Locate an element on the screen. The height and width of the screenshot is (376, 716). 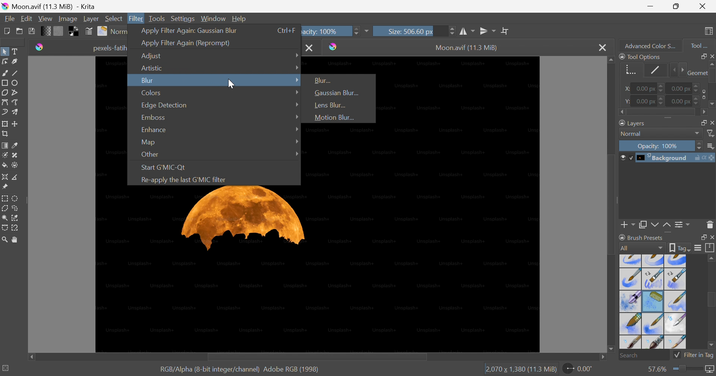
Scroll right is located at coordinates (604, 358).